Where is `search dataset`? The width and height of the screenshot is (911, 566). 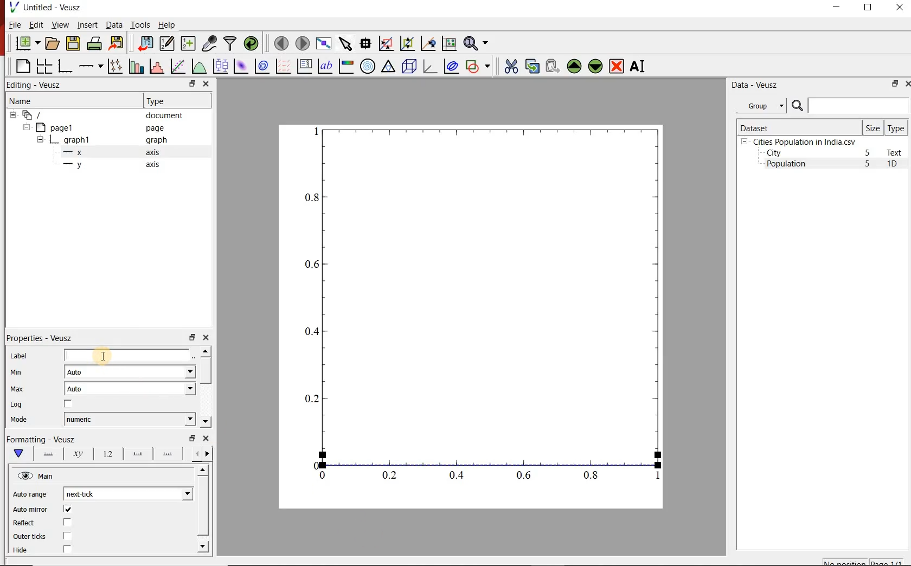
search dataset is located at coordinates (851, 106).